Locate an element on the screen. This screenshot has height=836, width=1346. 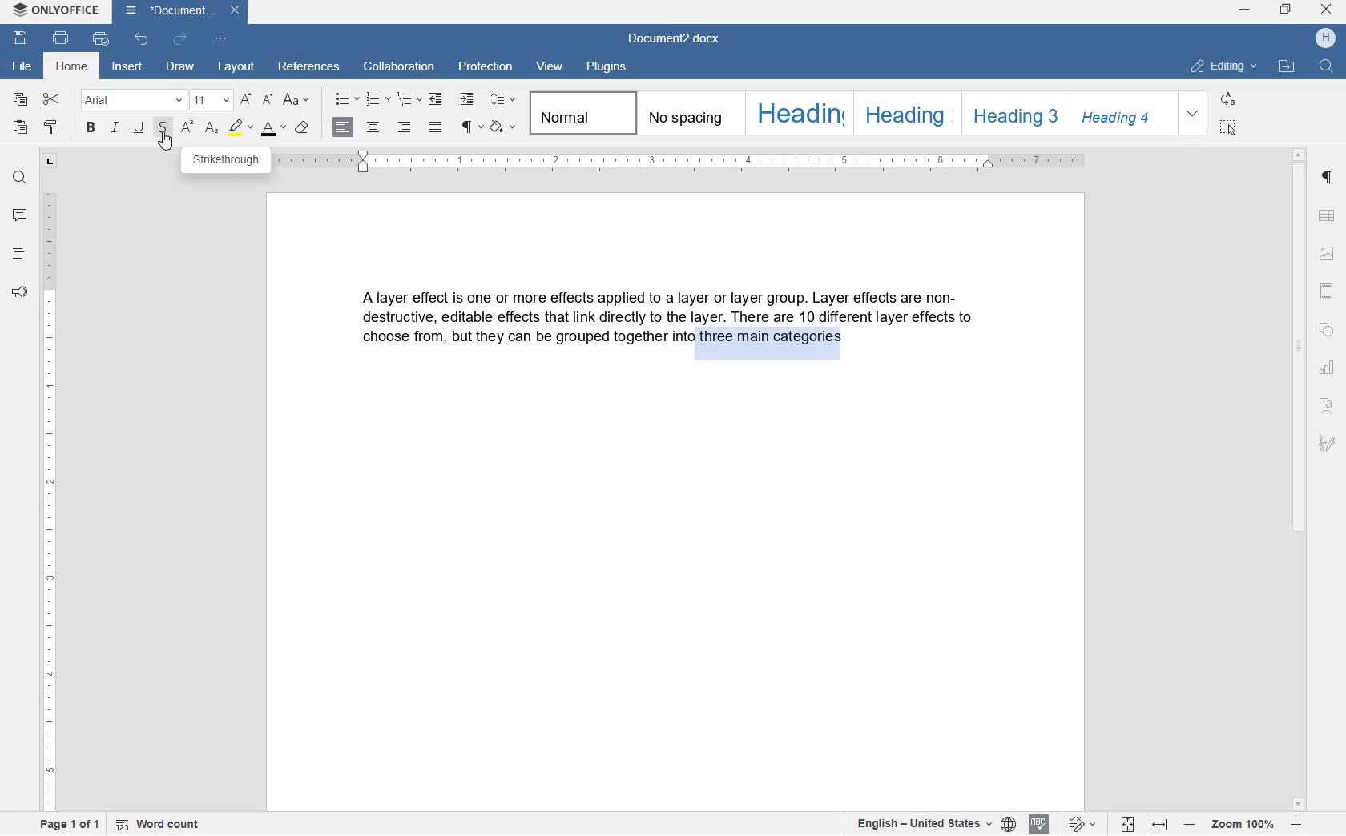
paste is located at coordinates (20, 129).